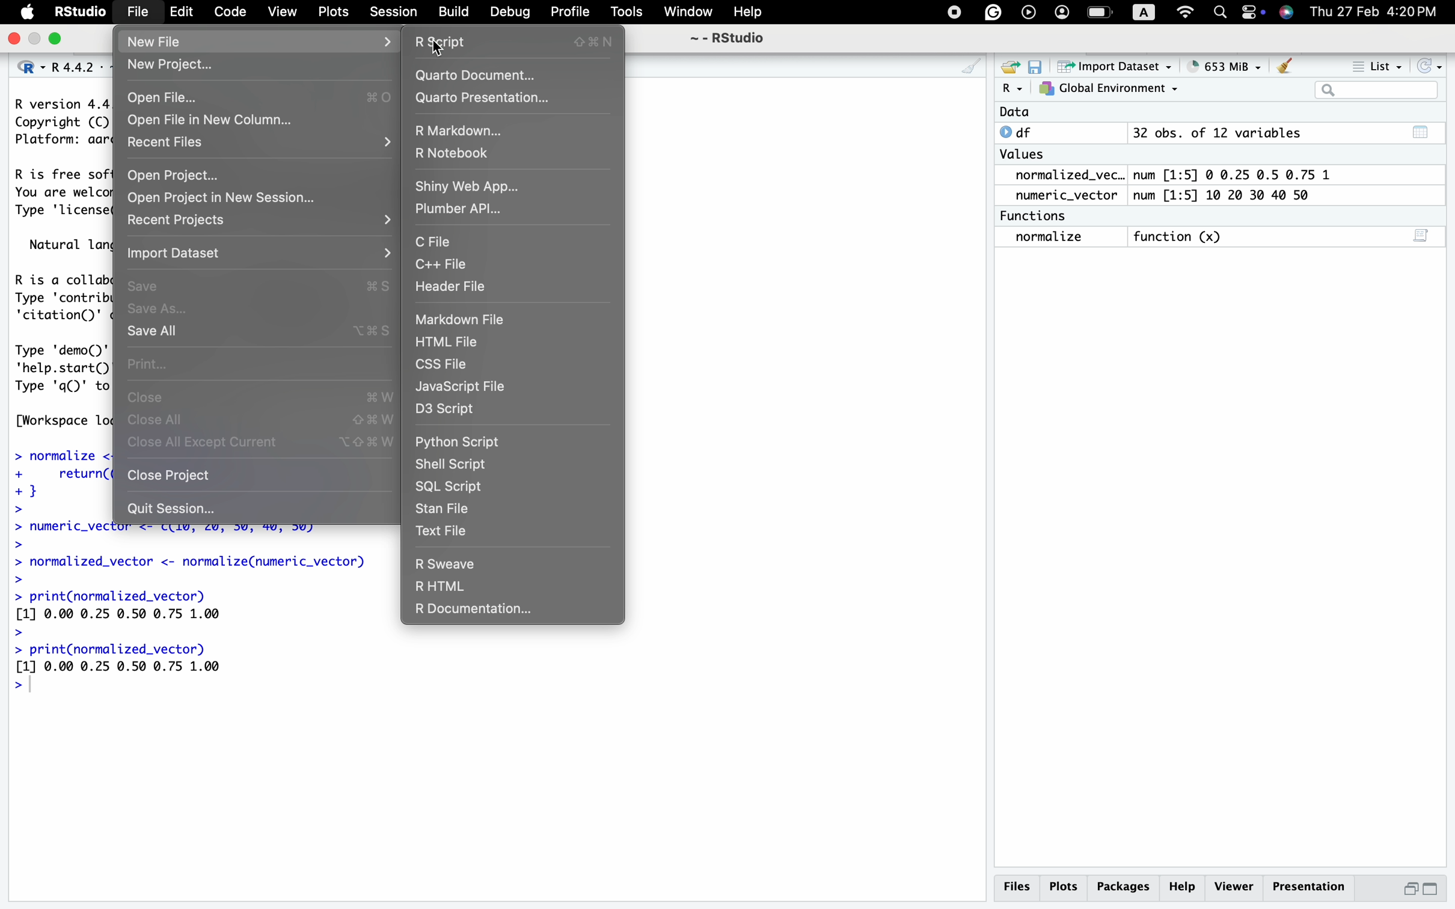 The height and width of the screenshot is (909, 1455). What do you see at coordinates (453, 11) in the screenshot?
I see `Build` at bounding box center [453, 11].